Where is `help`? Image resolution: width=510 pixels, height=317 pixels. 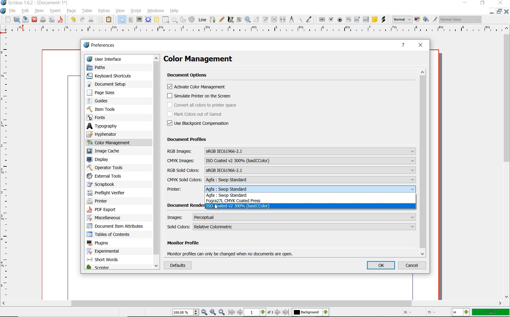
help is located at coordinates (175, 11).